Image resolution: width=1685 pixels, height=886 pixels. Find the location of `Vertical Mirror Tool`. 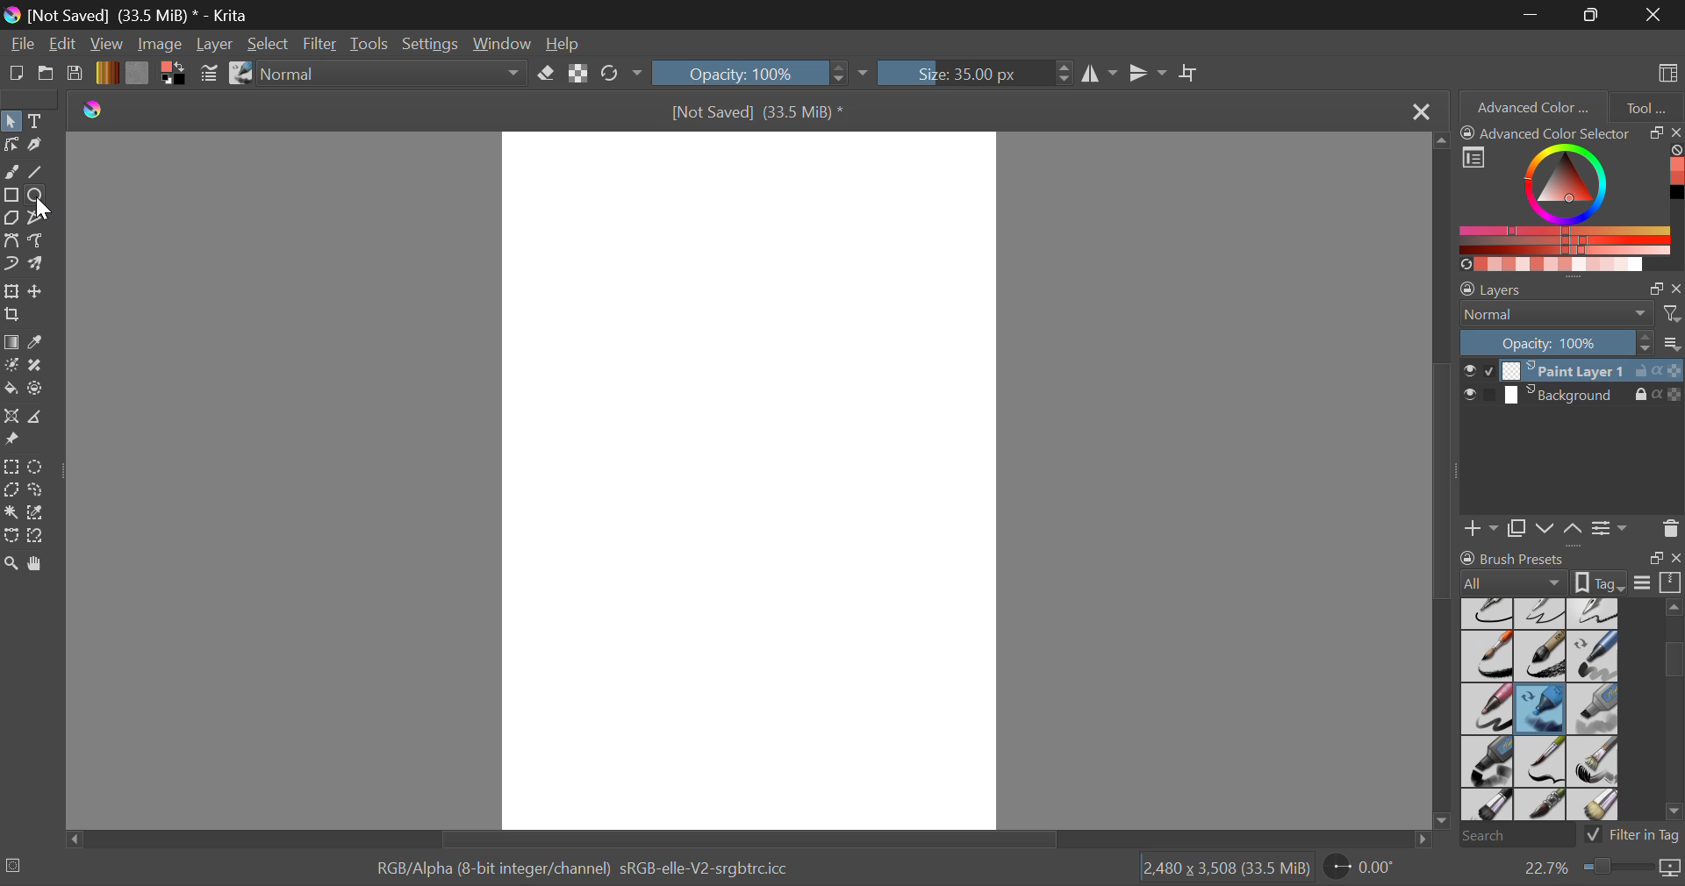

Vertical Mirror Tool is located at coordinates (1147, 74).